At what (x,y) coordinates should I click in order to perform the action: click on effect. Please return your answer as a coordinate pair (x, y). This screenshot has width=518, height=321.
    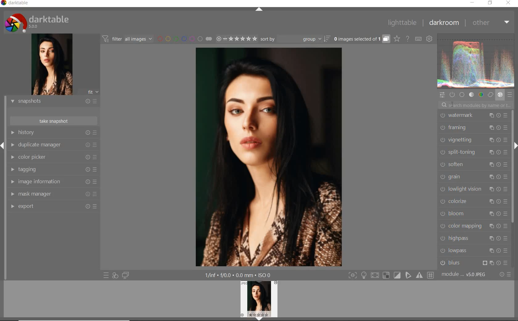
    Looking at the image, I should click on (500, 95).